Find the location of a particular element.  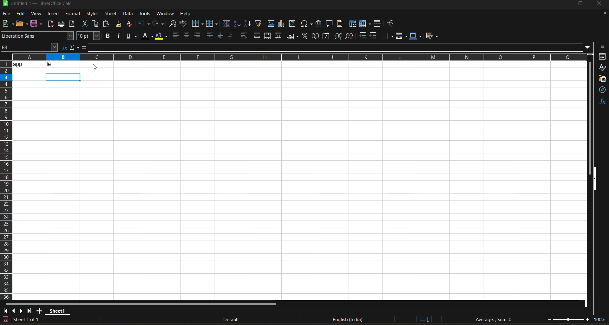

new is located at coordinates (7, 24).